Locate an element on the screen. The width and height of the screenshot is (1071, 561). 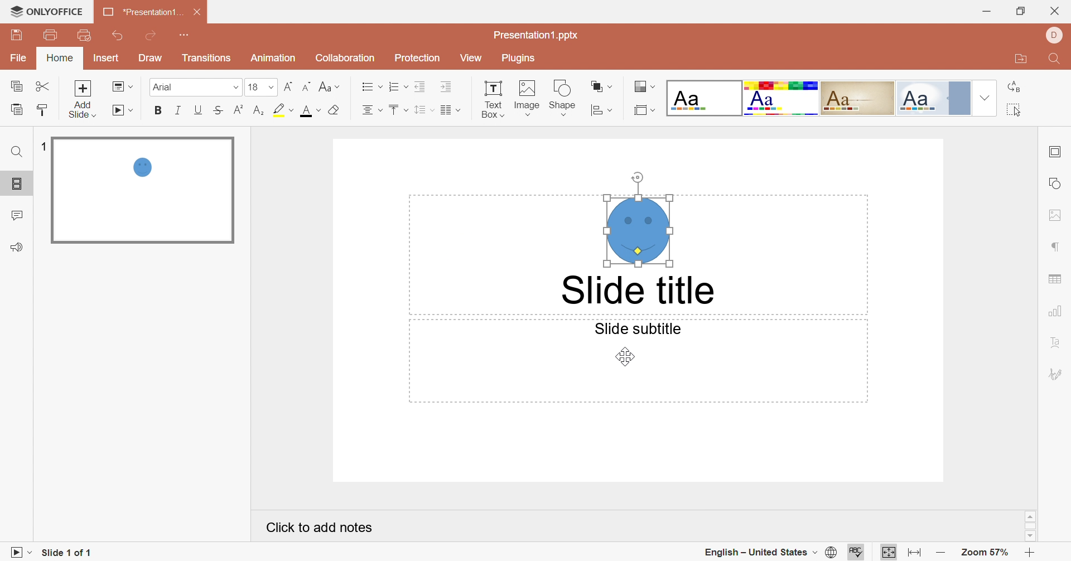
Text Box is located at coordinates (493, 98).